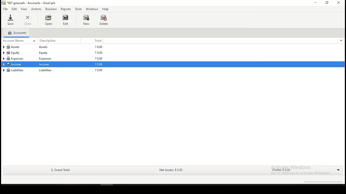  Describe the element at coordinates (36, 9) in the screenshot. I see `actions` at that location.